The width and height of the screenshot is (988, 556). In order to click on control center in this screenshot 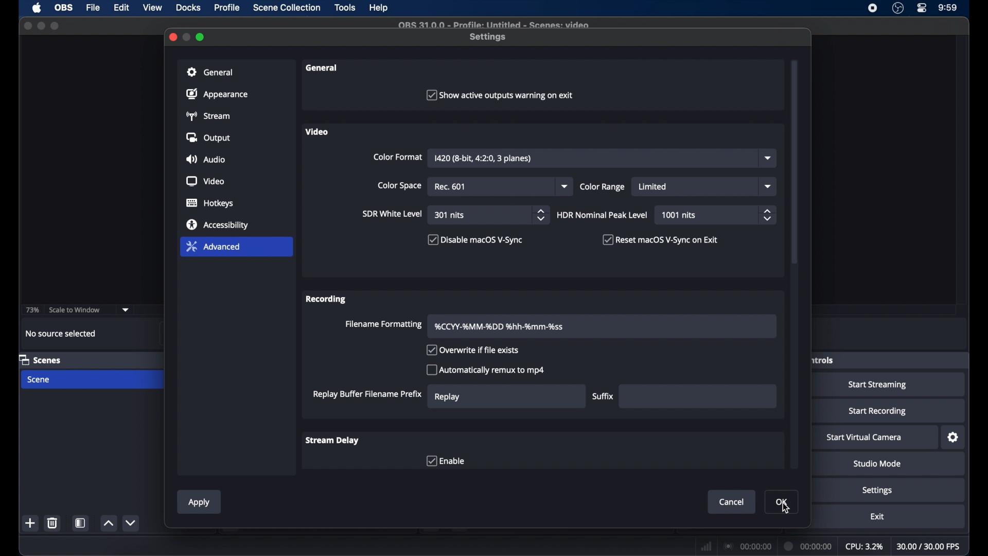, I will do `click(922, 8)`.